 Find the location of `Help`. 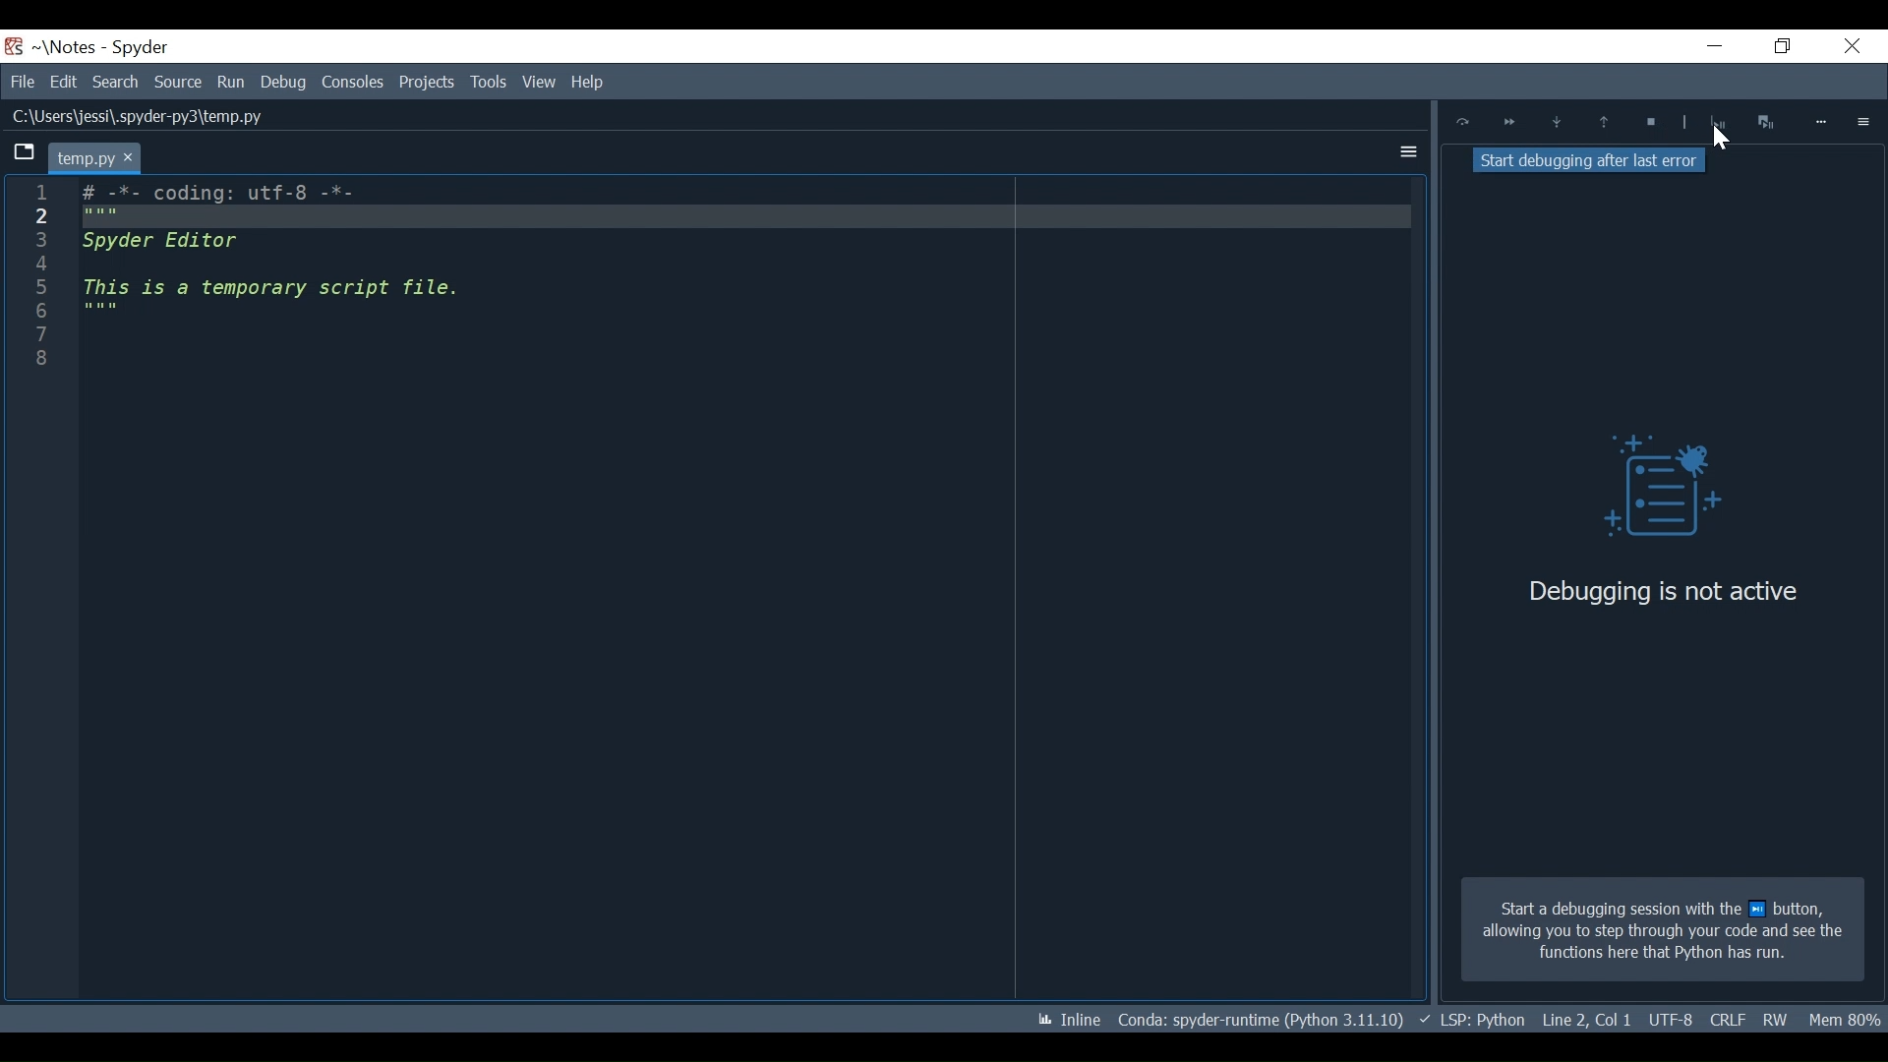

Help is located at coordinates (537, 83).